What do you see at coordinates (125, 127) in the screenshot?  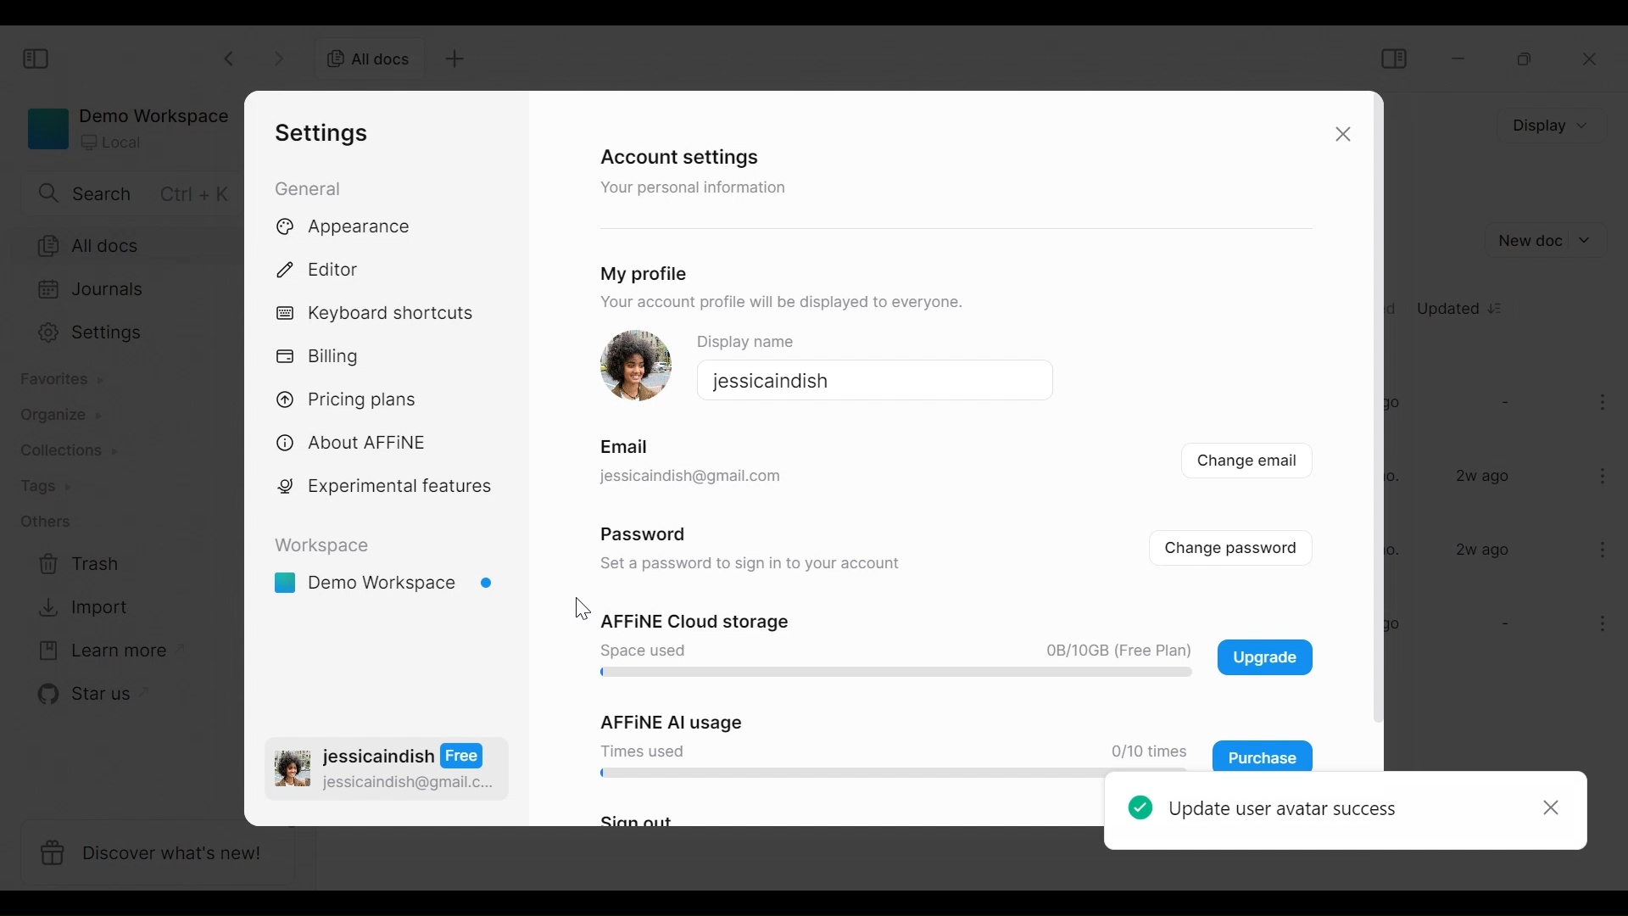 I see `Demo workspace` at bounding box center [125, 127].